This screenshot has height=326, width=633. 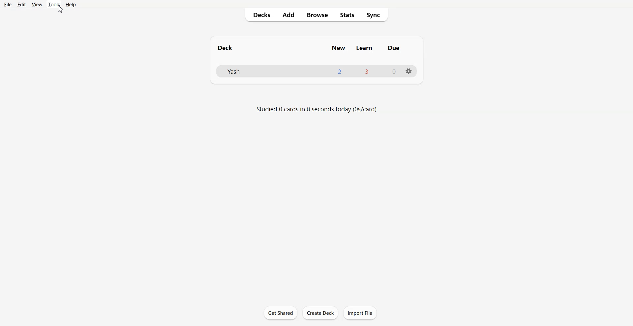 I want to click on Settings, so click(x=408, y=71).